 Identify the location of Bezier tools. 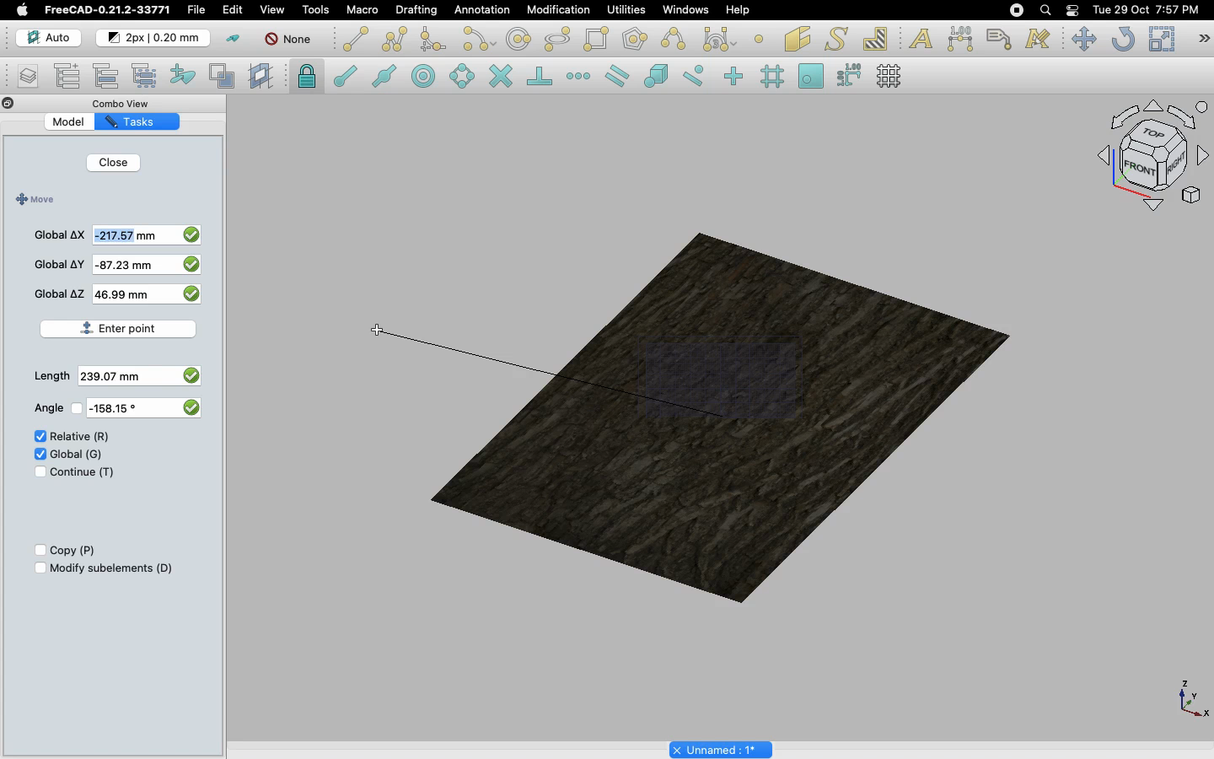
(722, 39).